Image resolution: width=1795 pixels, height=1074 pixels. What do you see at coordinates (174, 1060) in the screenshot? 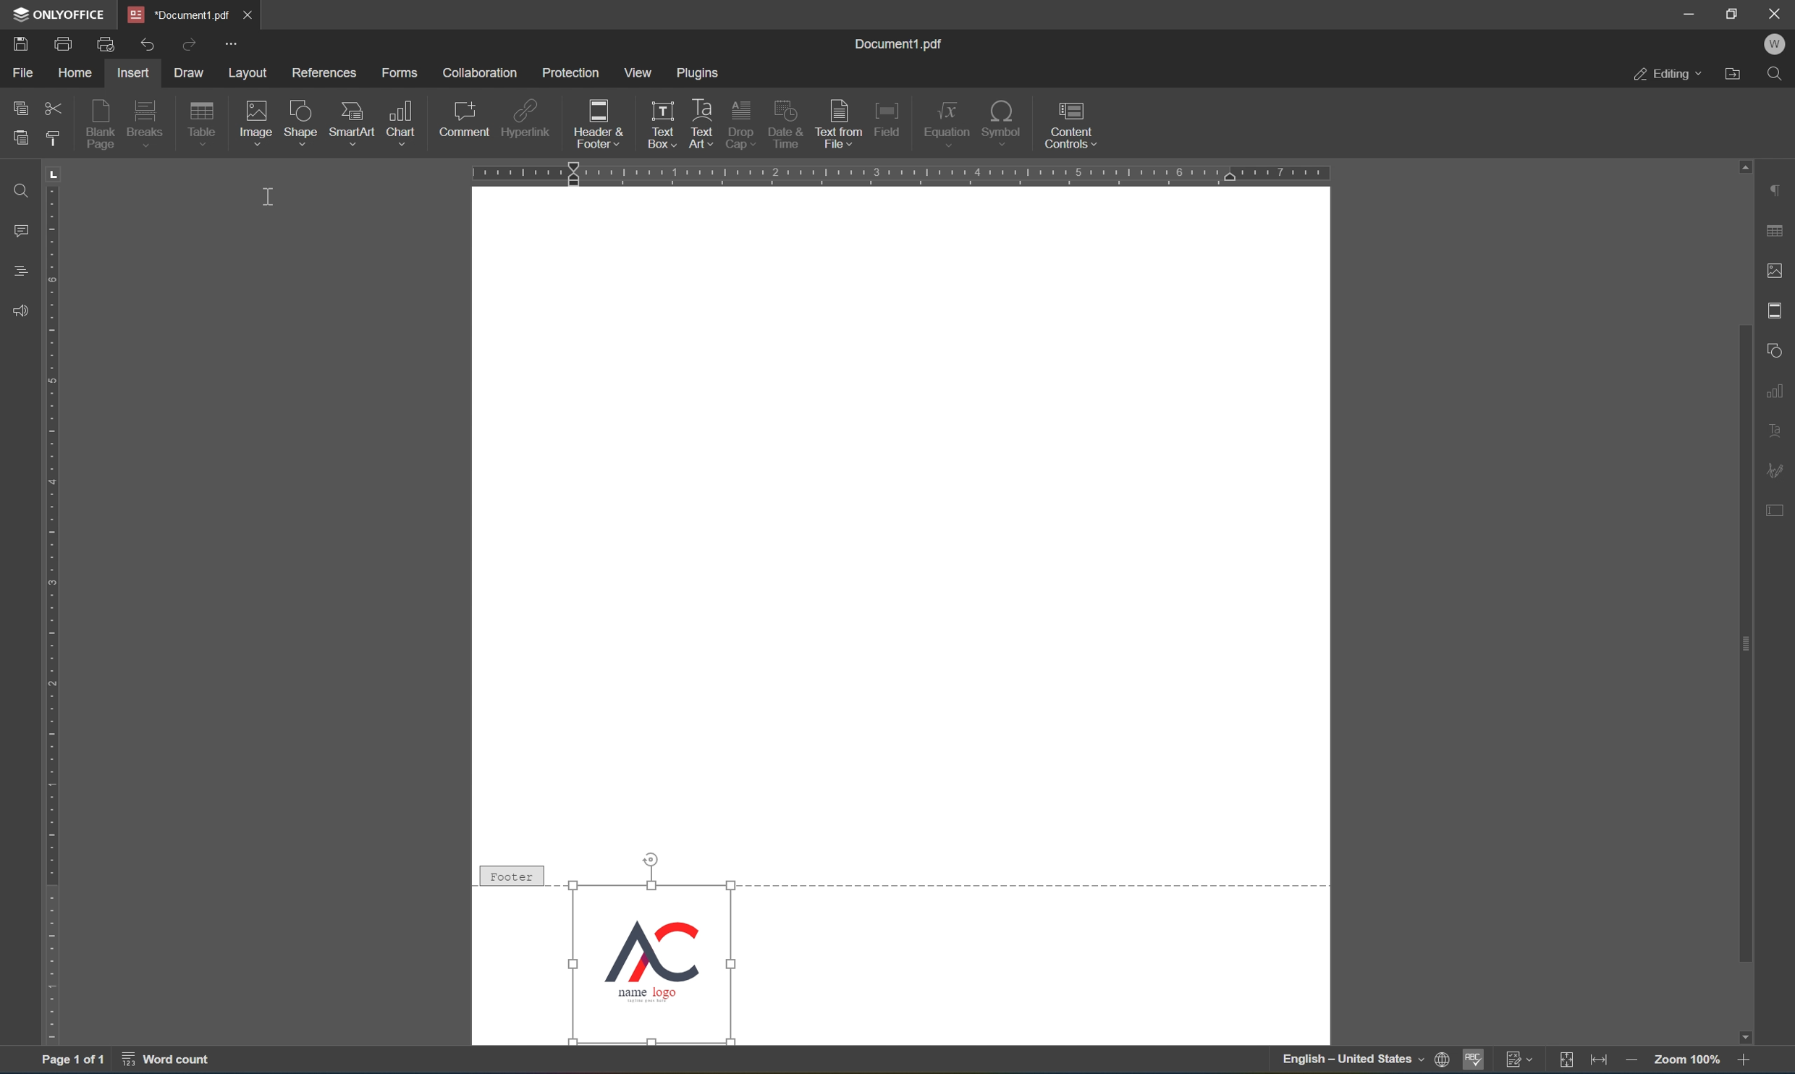
I see `word count` at bounding box center [174, 1060].